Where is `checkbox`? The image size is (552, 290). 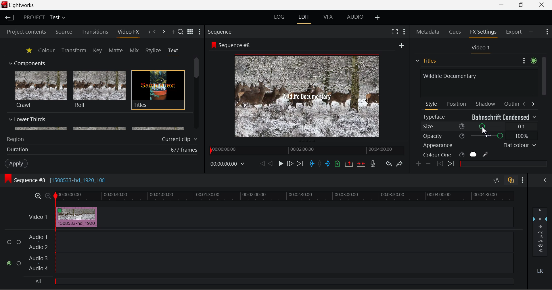 checkbox is located at coordinates (19, 243).